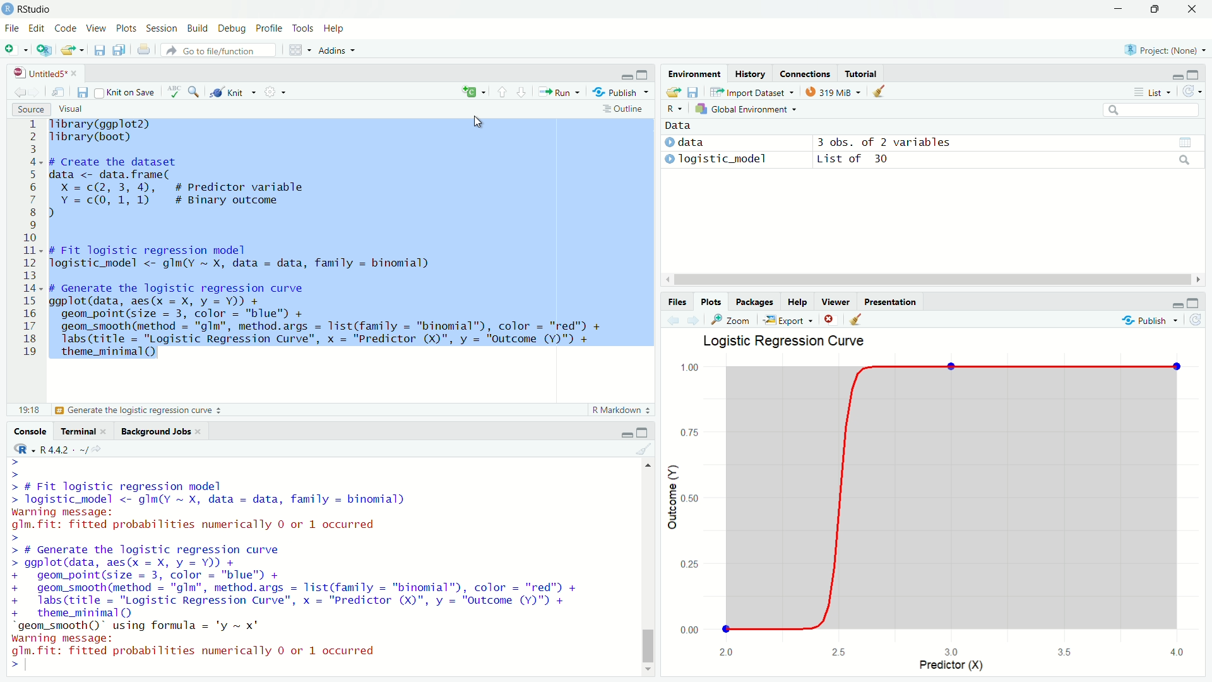  What do you see at coordinates (16, 51) in the screenshot?
I see `New file` at bounding box center [16, 51].